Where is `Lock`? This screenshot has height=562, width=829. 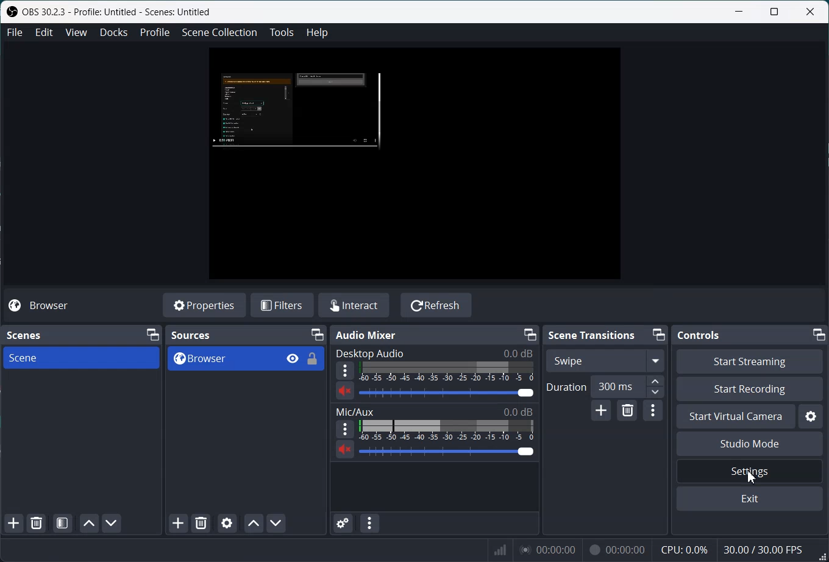
Lock is located at coordinates (313, 358).